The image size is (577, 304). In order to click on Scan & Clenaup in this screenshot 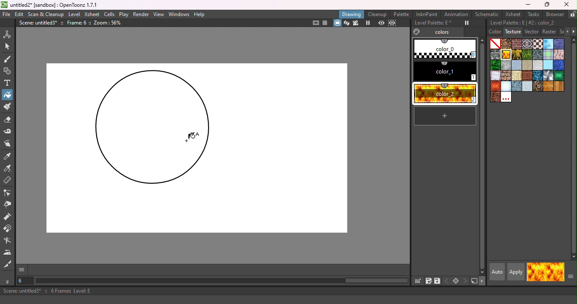, I will do `click(46, 14)`.